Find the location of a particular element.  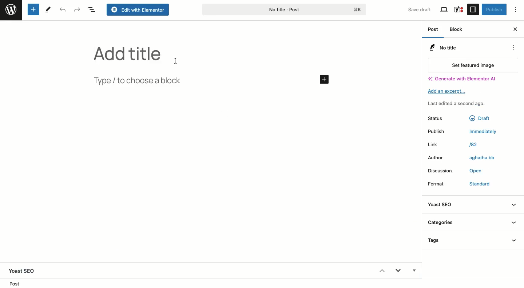

No Title is located at coordinates (442, 47).